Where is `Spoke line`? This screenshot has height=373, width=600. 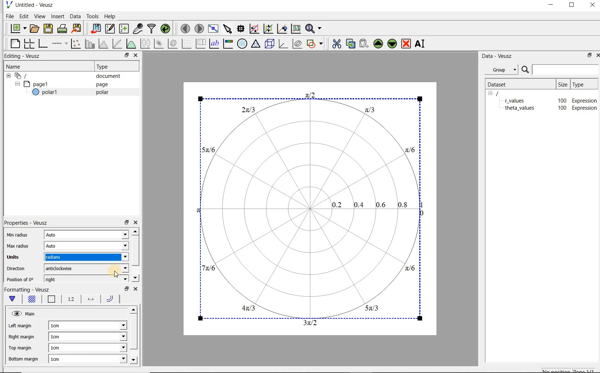 Spoke line is located at coordinates (91, 300).